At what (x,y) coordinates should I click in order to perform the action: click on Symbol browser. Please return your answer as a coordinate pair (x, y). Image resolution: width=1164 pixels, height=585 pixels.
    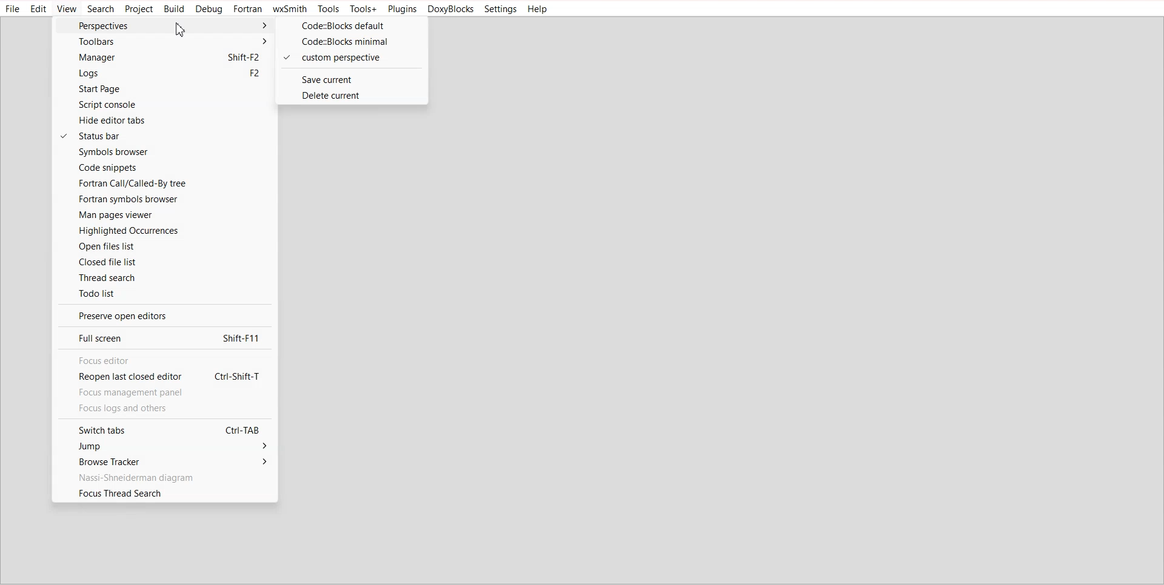
    Looking at the image, I should click on (163, 152).